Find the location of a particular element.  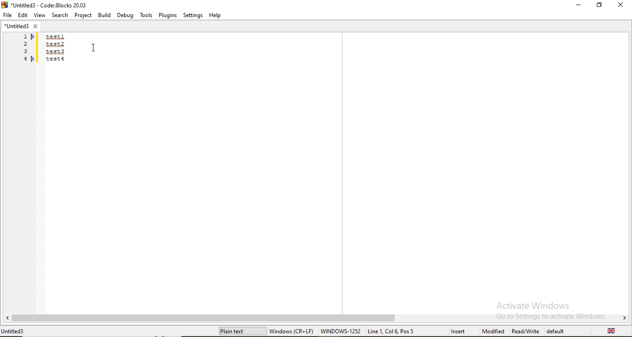

Read/Write is located at coordinates (527, 331).